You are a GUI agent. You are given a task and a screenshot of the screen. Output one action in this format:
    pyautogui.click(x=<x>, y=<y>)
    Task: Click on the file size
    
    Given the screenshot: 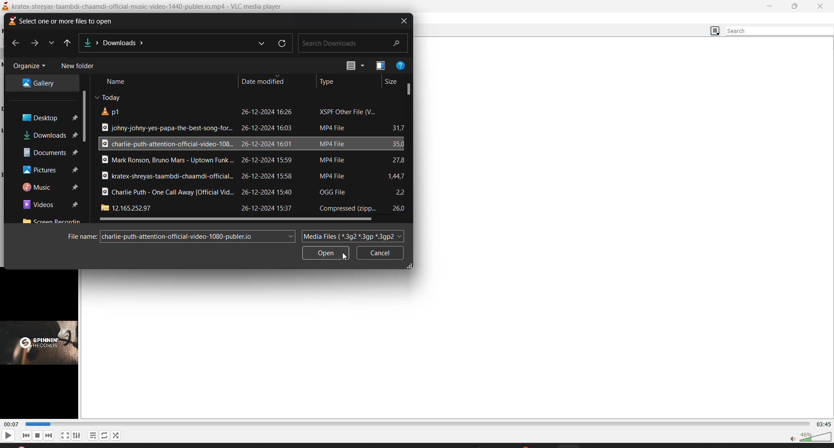 What is the action you would take?
    pyautogui.click(x=397, y=208)
    